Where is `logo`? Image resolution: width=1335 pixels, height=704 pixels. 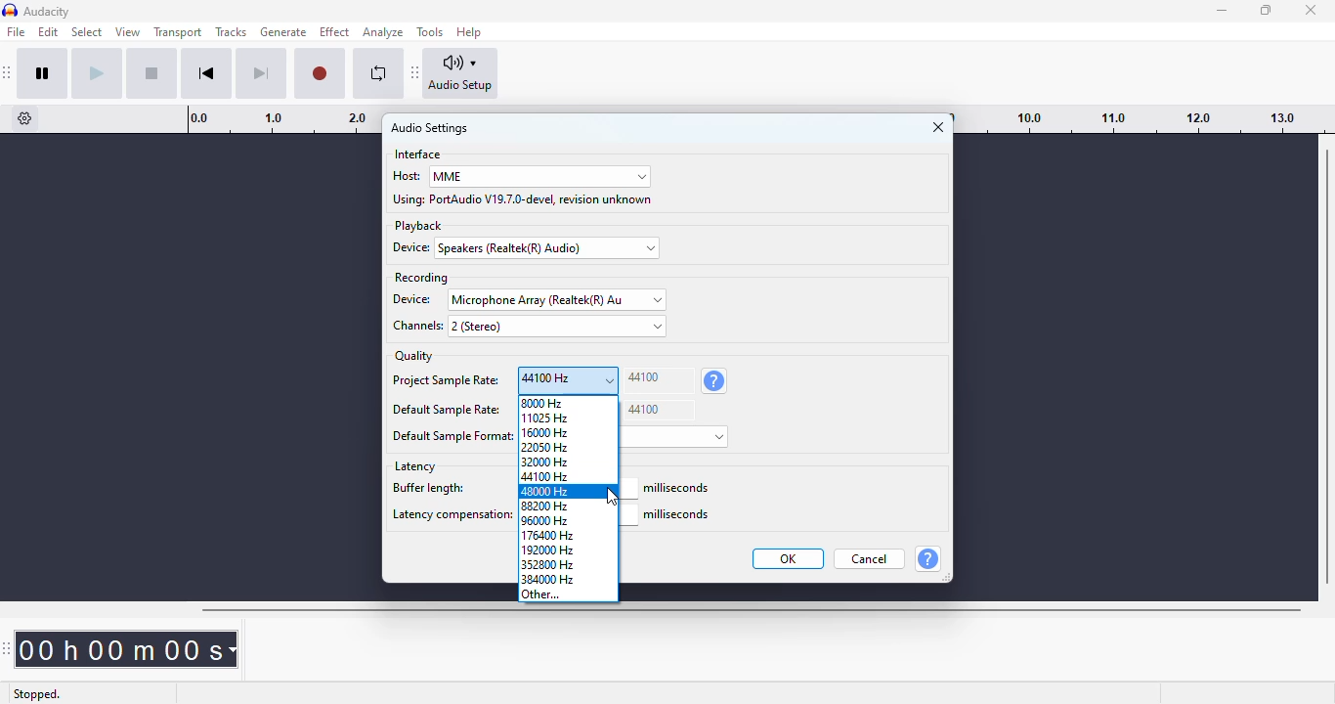 logo is located at coordinates (10, 11).